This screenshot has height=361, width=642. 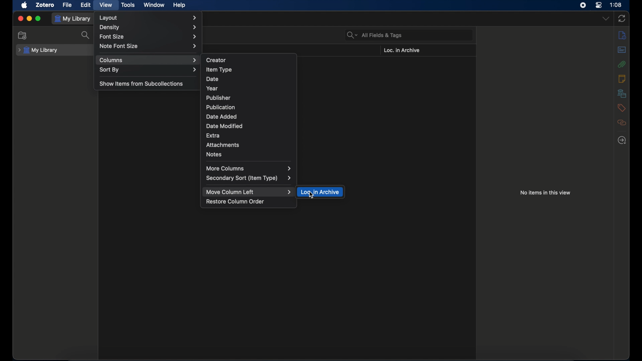 I want to click on dropdown, so click(x=605, y=19).